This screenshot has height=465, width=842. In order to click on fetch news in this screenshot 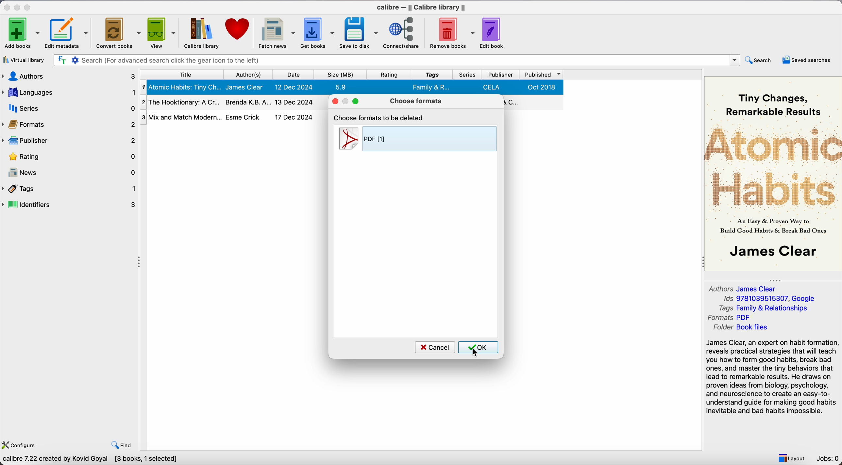, I will do `click(275, 32)`.